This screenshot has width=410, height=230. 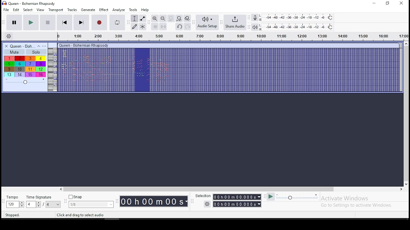 I want to click on scroll bar, so click(x=407, y=113).